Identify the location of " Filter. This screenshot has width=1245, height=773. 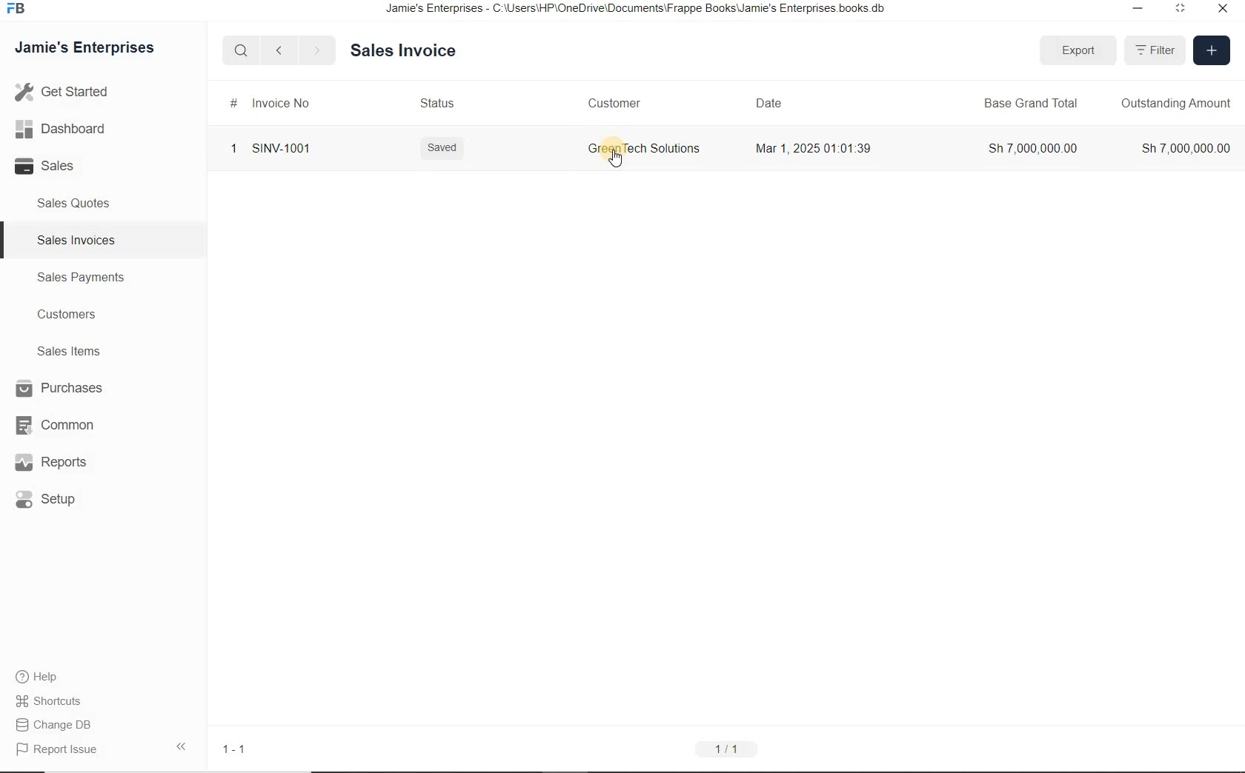
(1155, 50).